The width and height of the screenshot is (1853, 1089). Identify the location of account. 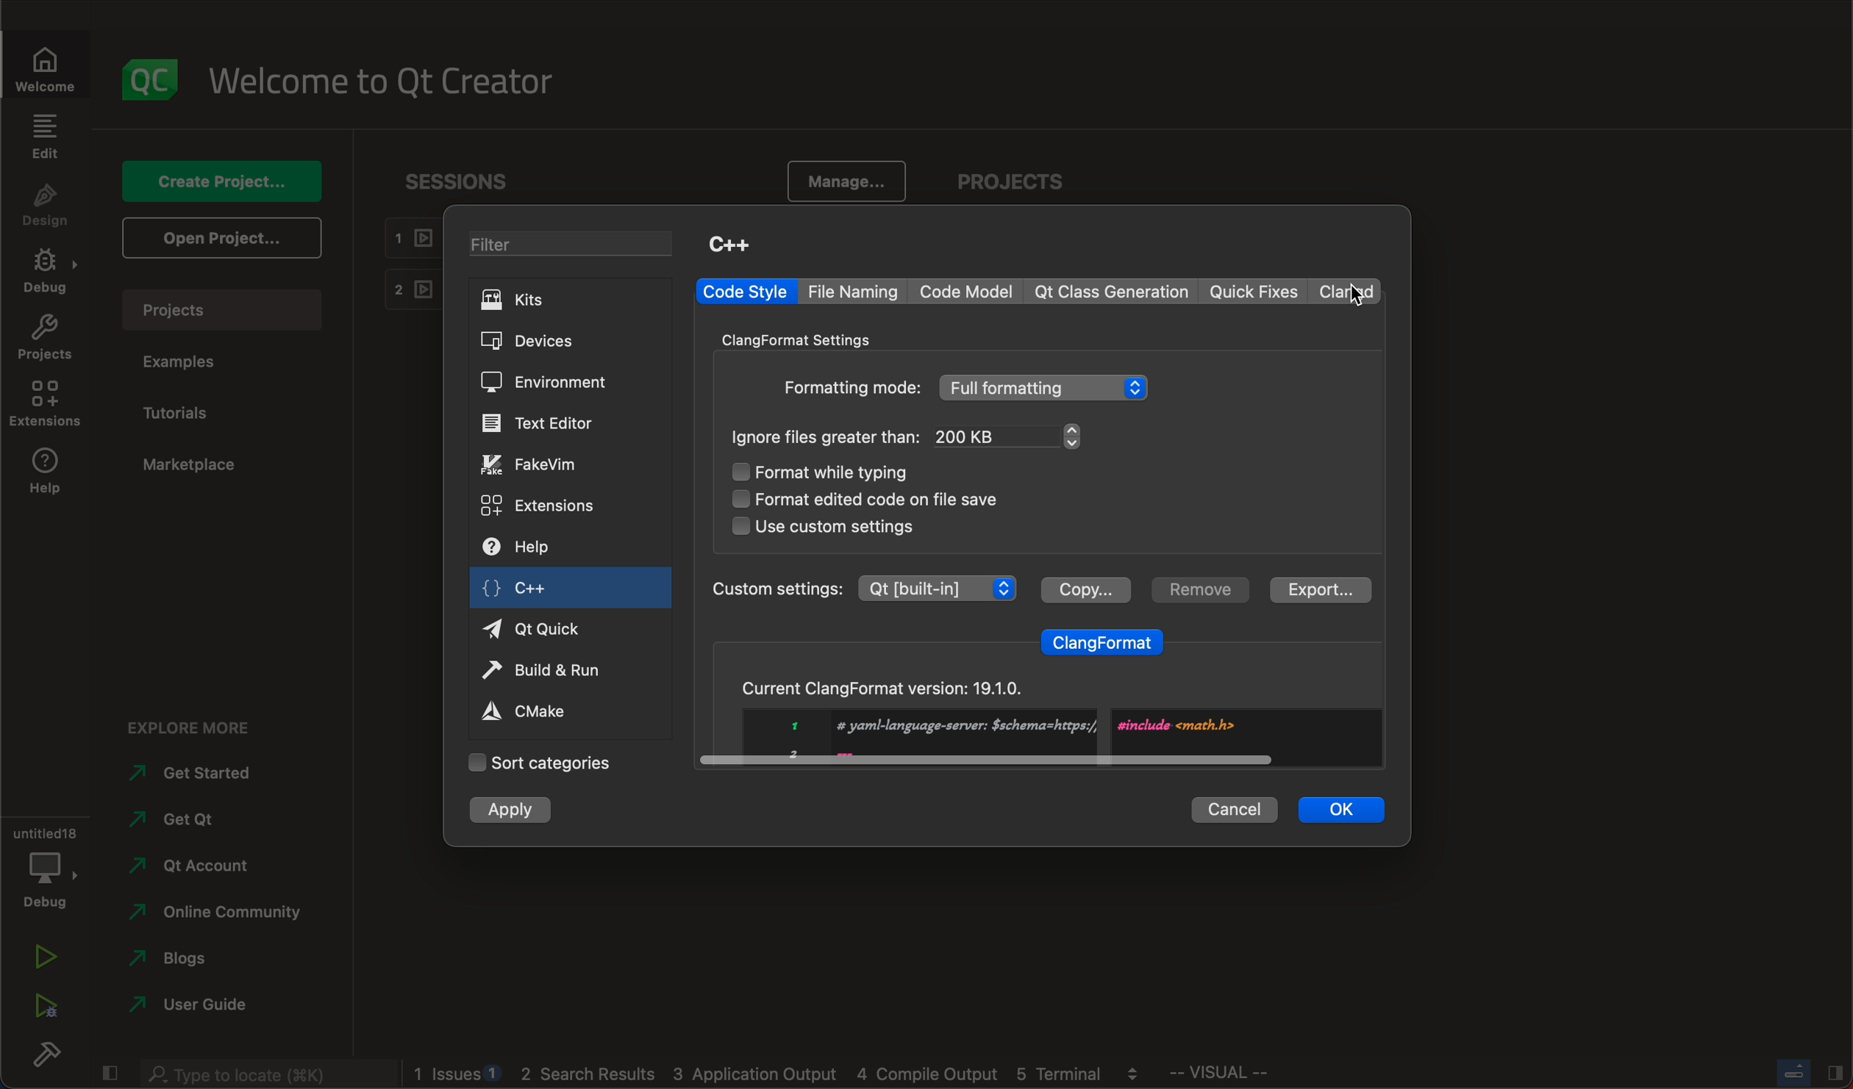
(199, 865).